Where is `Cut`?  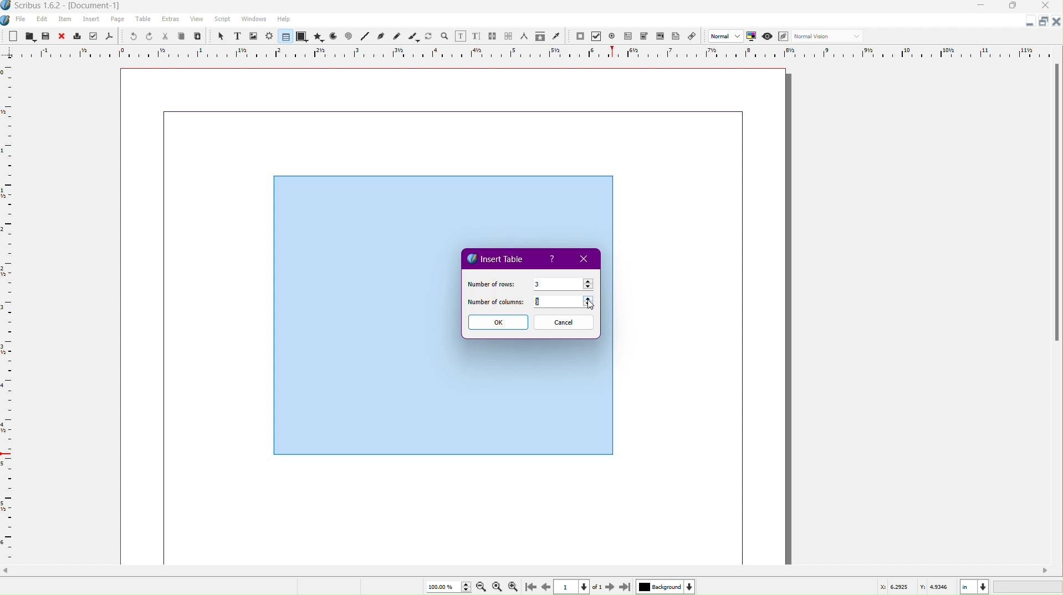 Cut is located at coordinates (166, 36).